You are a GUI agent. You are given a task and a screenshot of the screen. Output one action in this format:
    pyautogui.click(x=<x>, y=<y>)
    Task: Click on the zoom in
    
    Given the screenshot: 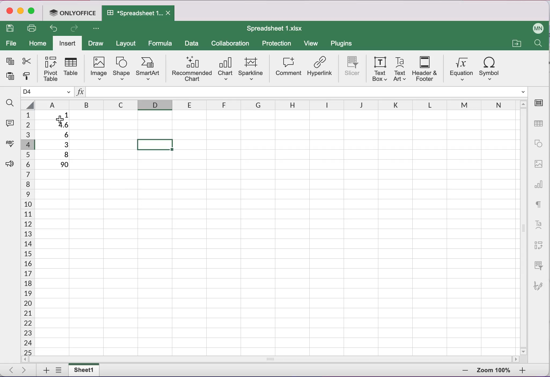 What is the action you would take?
    pyautogui.click(x=523, y=370)
    